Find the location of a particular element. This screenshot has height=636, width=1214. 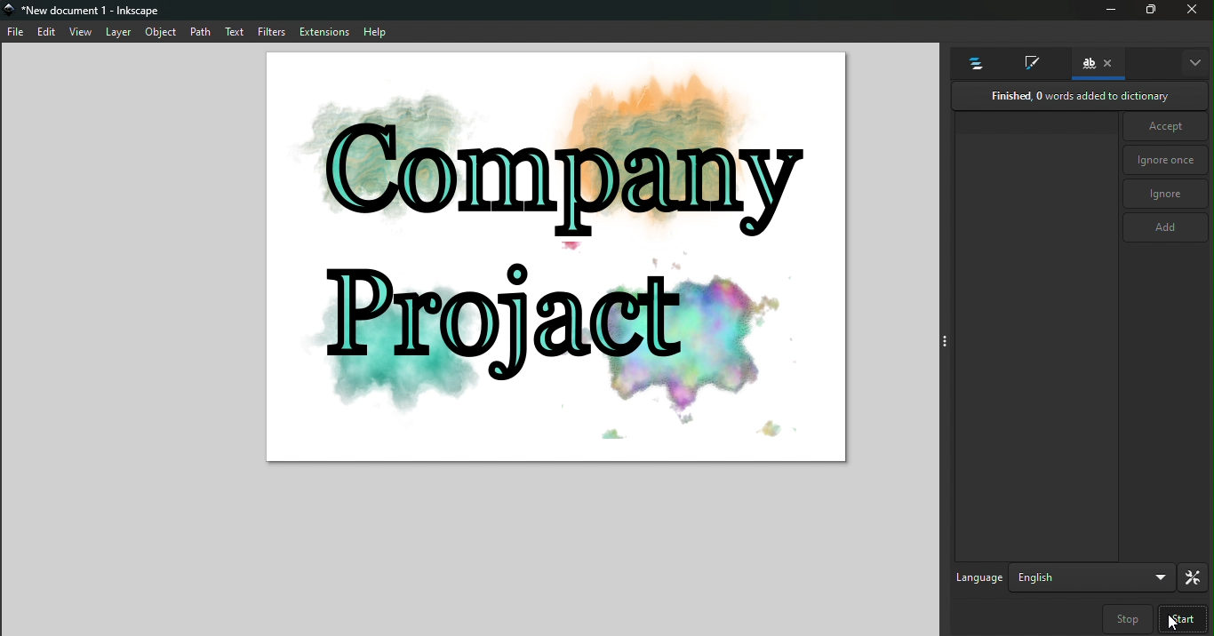

Preferences is located at coordinates (1195, 576).